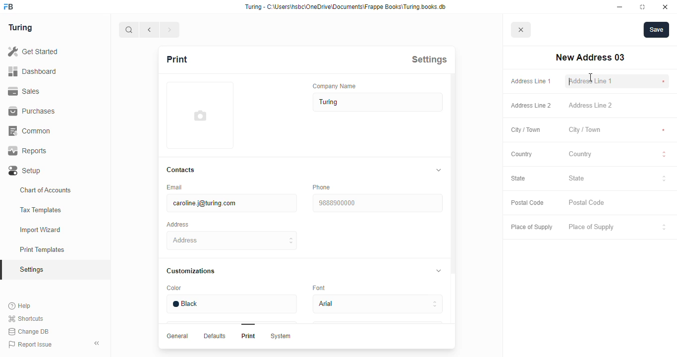 This screenshot has height=357, width=677. What do you see at coordinates (181, 170) in the screenshot?
I see `contacts` at bounding box center [181, 170].